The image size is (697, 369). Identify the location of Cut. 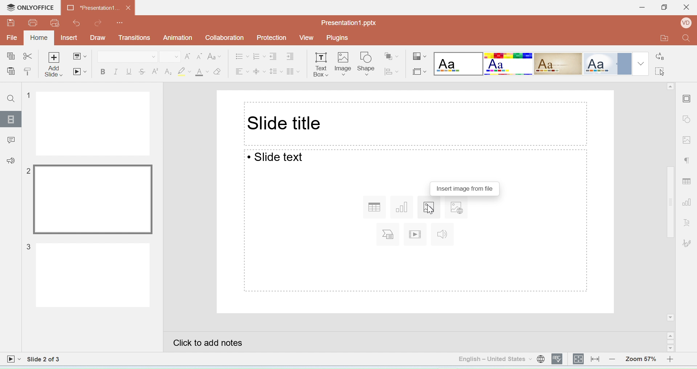
(28, 57).